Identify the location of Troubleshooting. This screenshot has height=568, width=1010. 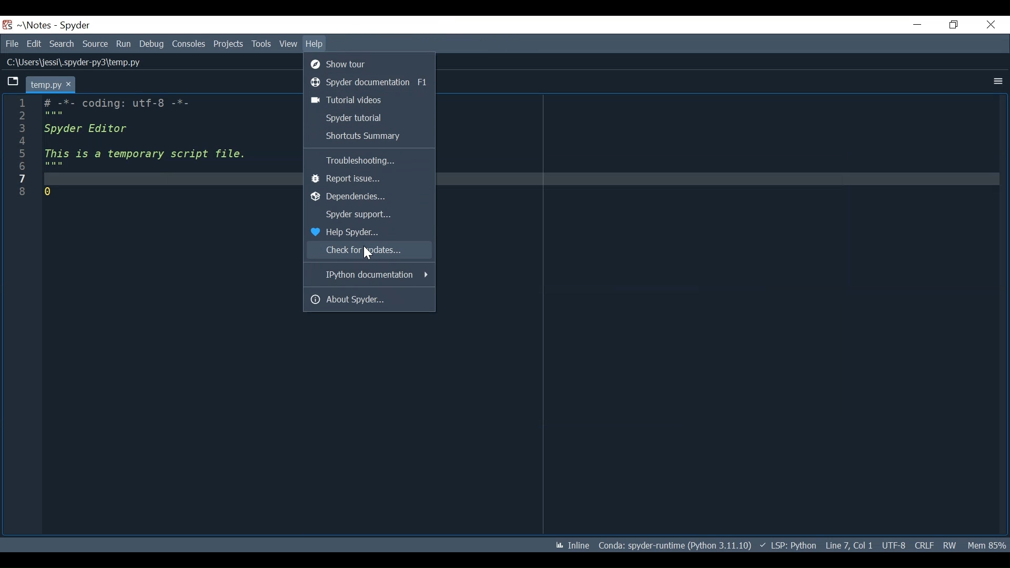
(367, 160).